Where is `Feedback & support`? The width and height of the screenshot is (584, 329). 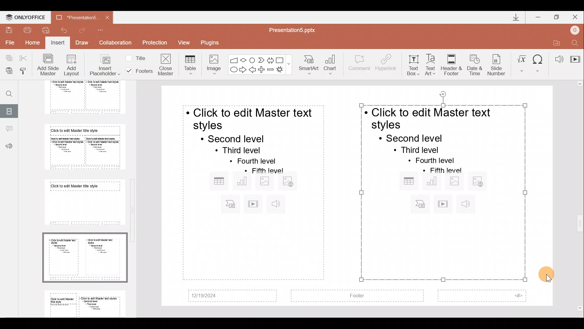
Feedback & support is located at coordinates (9, 147).